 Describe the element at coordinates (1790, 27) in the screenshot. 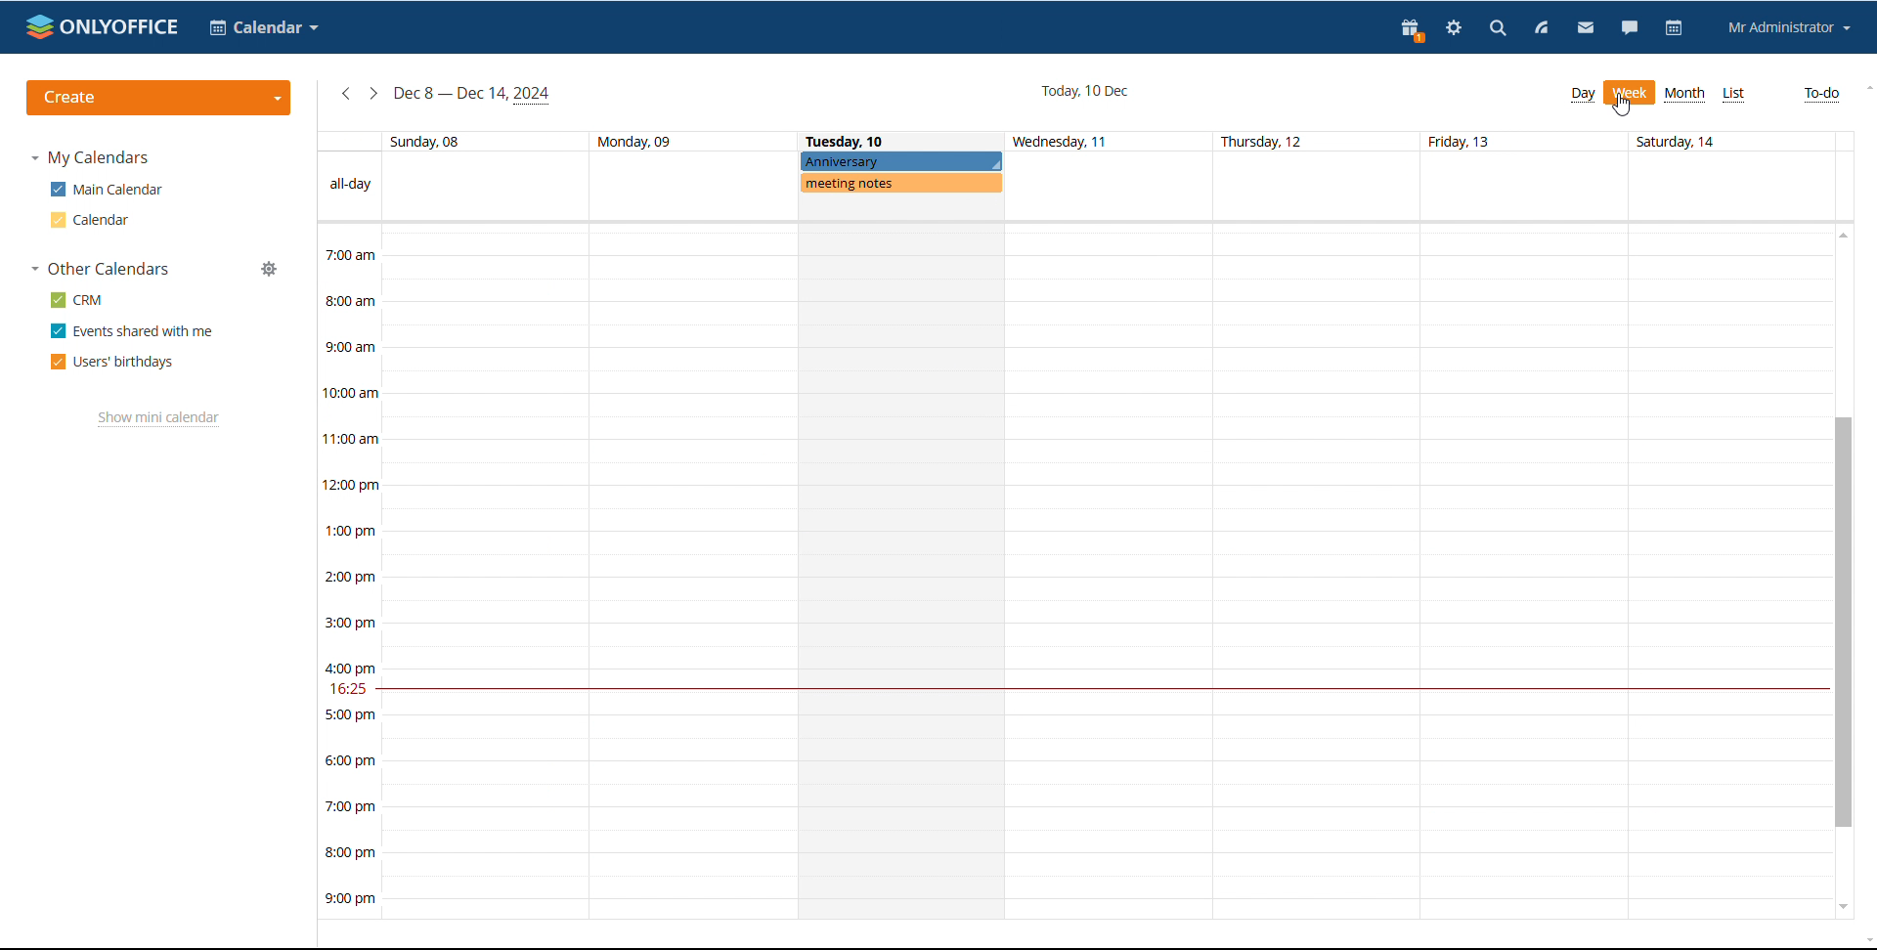

I see `profile` at that location.